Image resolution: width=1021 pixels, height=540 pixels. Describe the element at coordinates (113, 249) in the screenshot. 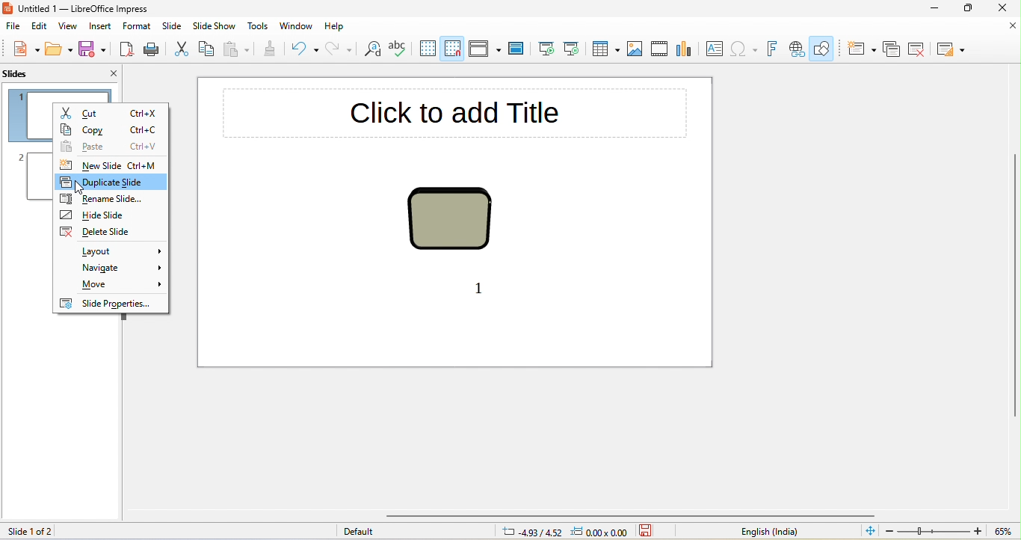

I see `layout` at that location.